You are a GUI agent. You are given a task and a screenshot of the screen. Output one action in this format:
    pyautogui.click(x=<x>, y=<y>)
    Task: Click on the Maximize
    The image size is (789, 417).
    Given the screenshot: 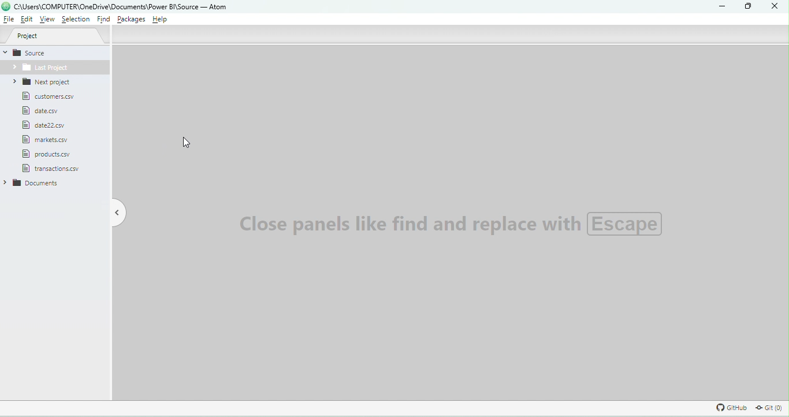 What is the action you would take?
    pyautogui.click(x=746, y=8)
    